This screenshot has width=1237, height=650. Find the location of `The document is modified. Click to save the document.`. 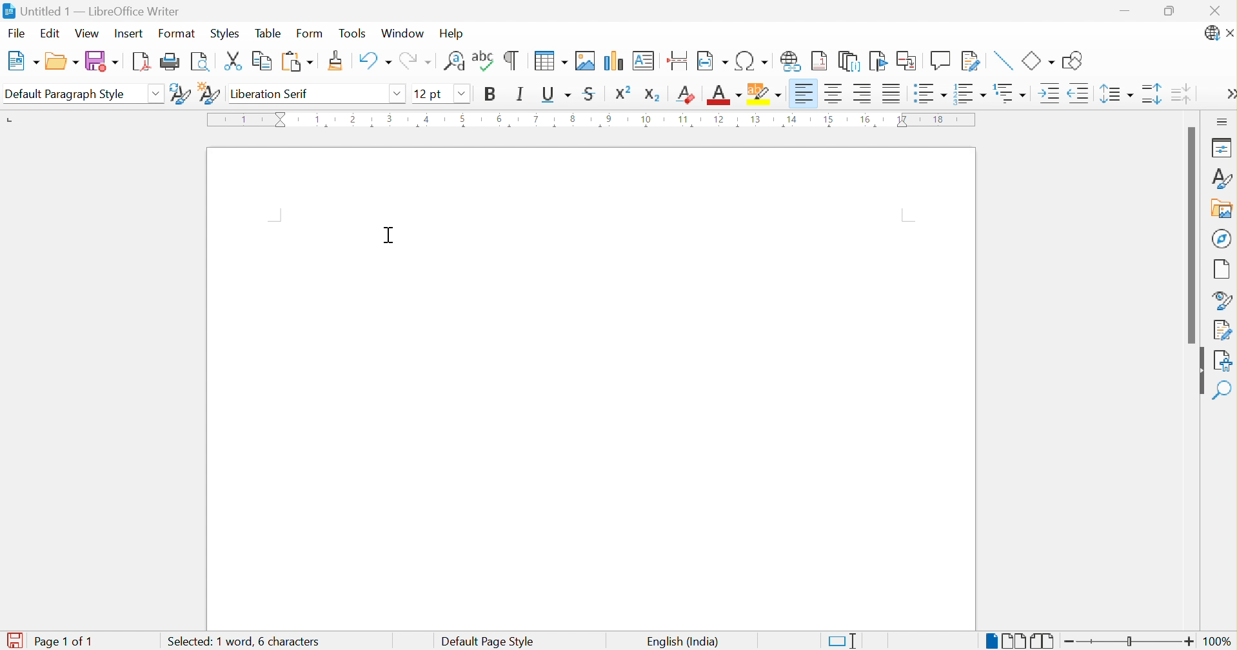

The document is modified. Click to save the document. is located at coordinates (12, 641).